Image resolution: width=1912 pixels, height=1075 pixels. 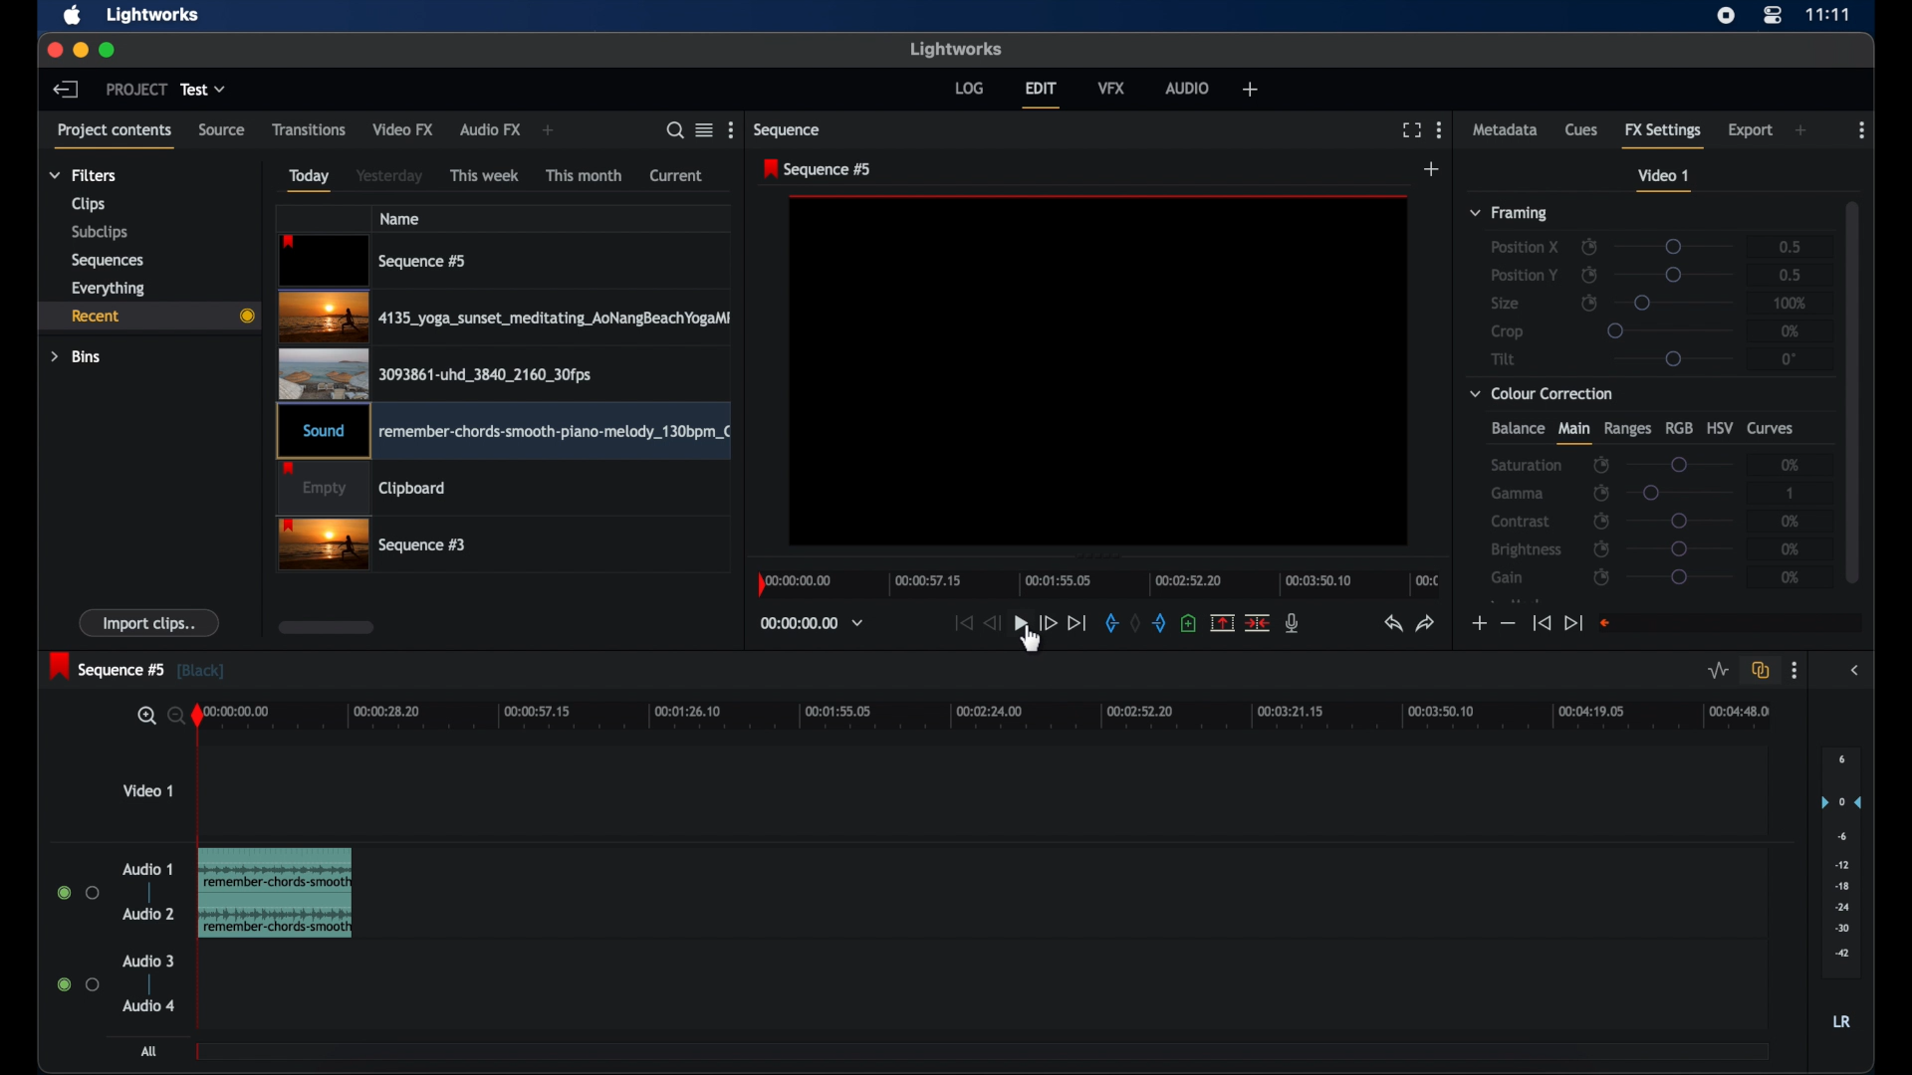 What do you see at coordinates (1750, 131) in the screenshot?
I see `export` at bounding box center [1750, 131].